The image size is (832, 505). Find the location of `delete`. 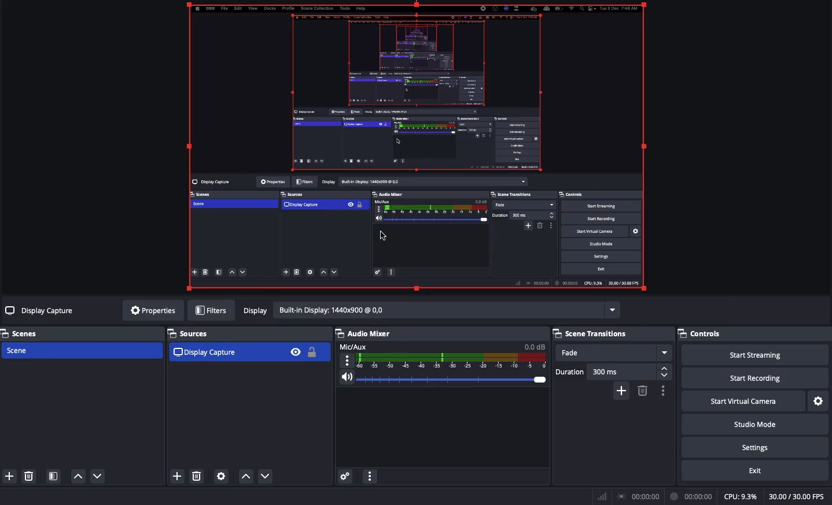

delete is located at coordinates (644, 393).